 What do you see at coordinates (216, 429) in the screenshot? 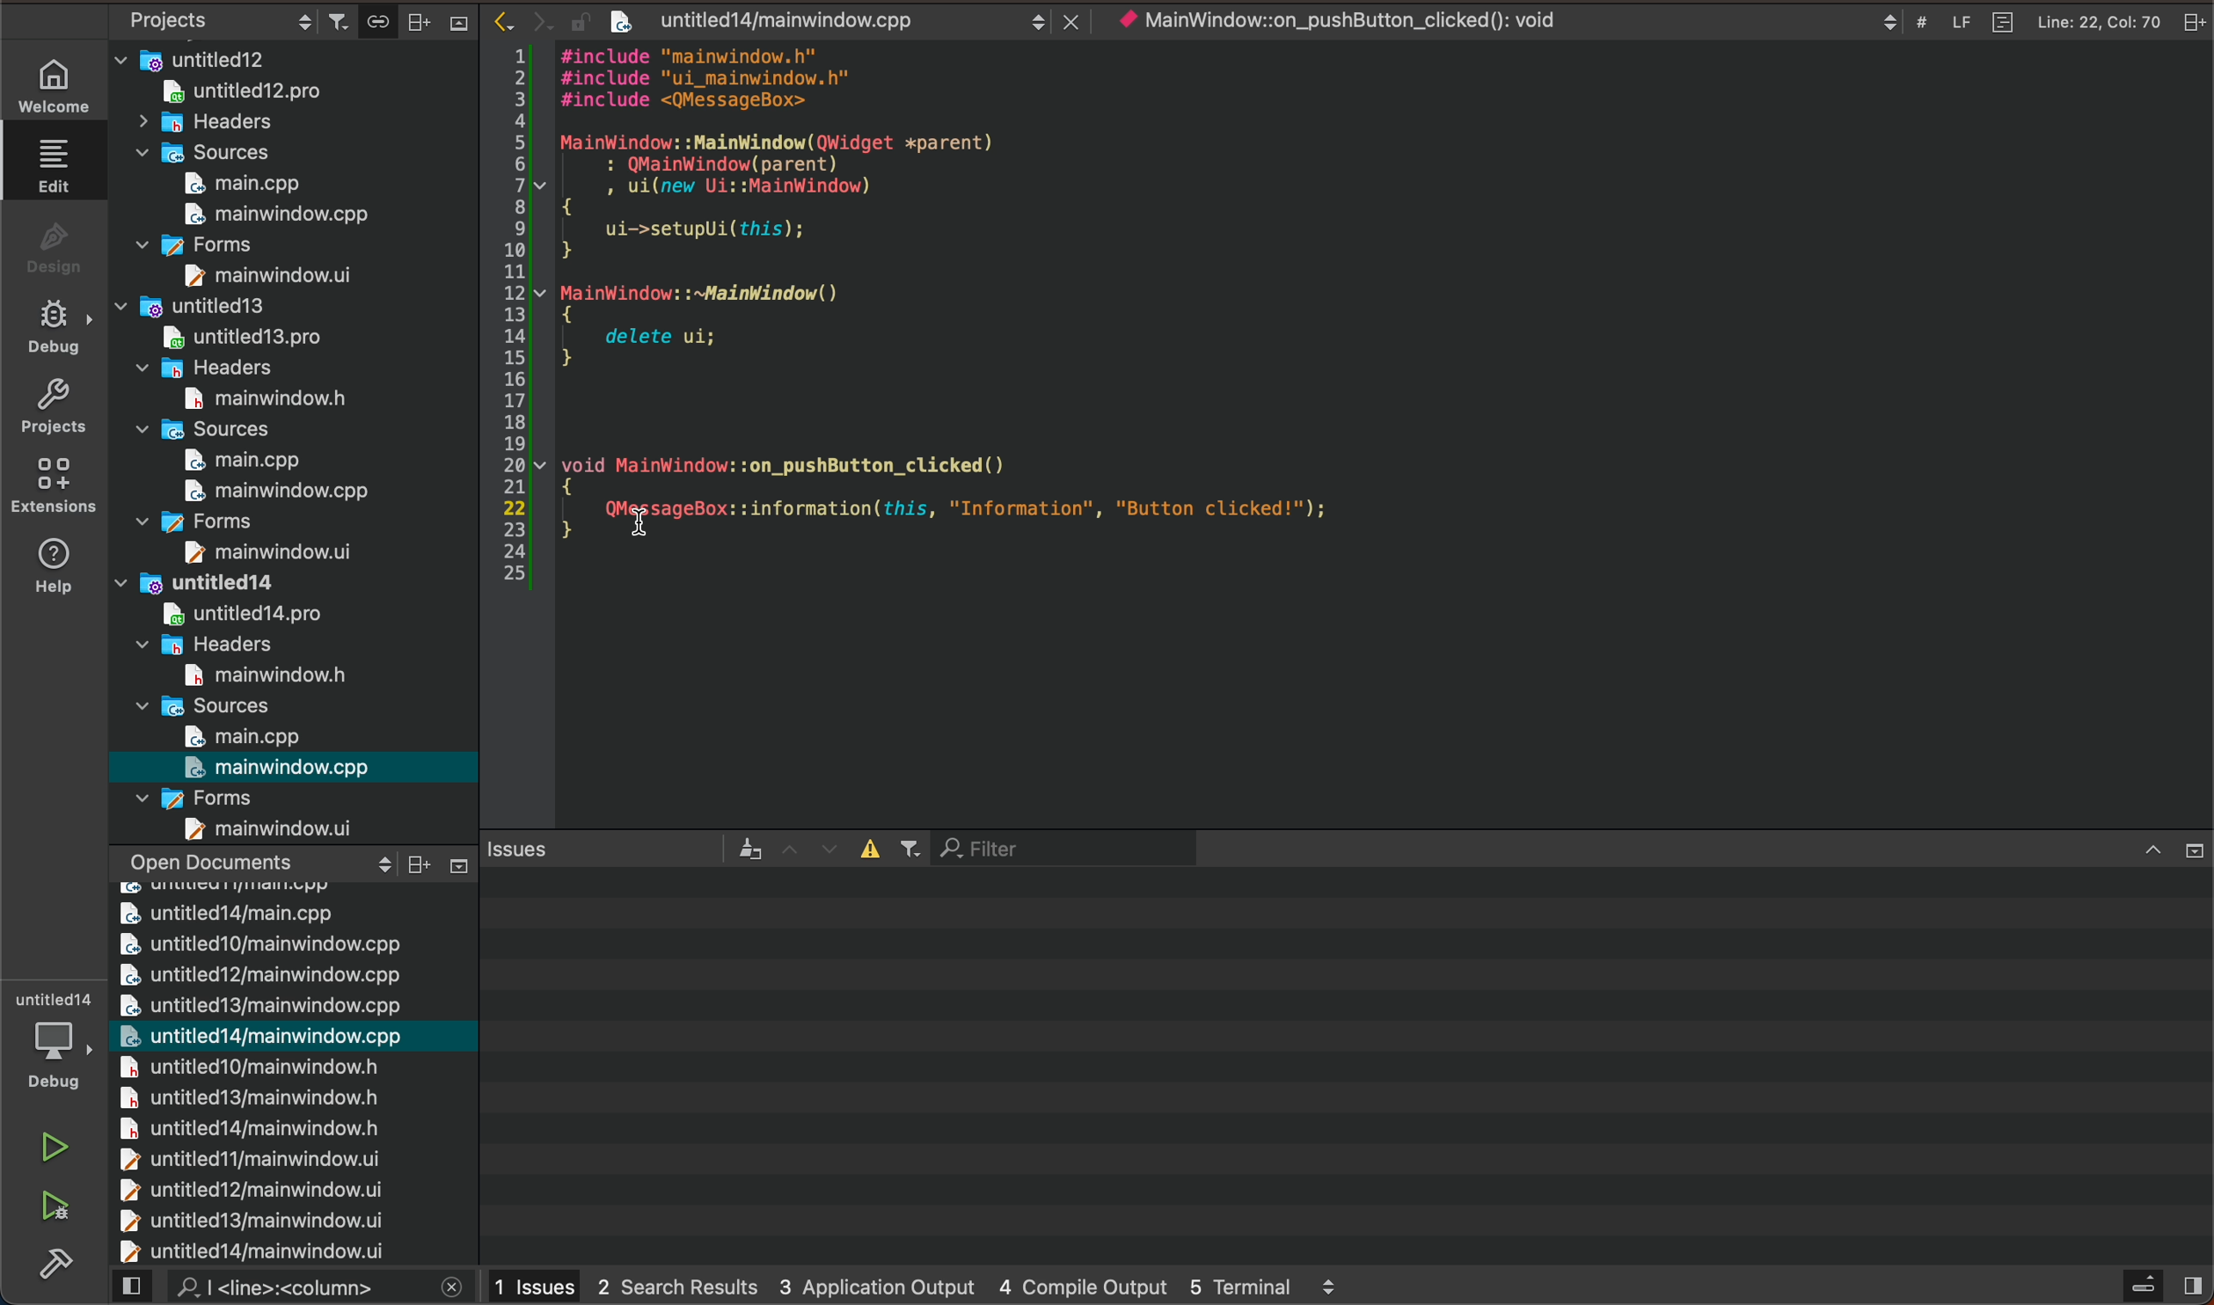
I see `sources` at bounding box center [216, 429].